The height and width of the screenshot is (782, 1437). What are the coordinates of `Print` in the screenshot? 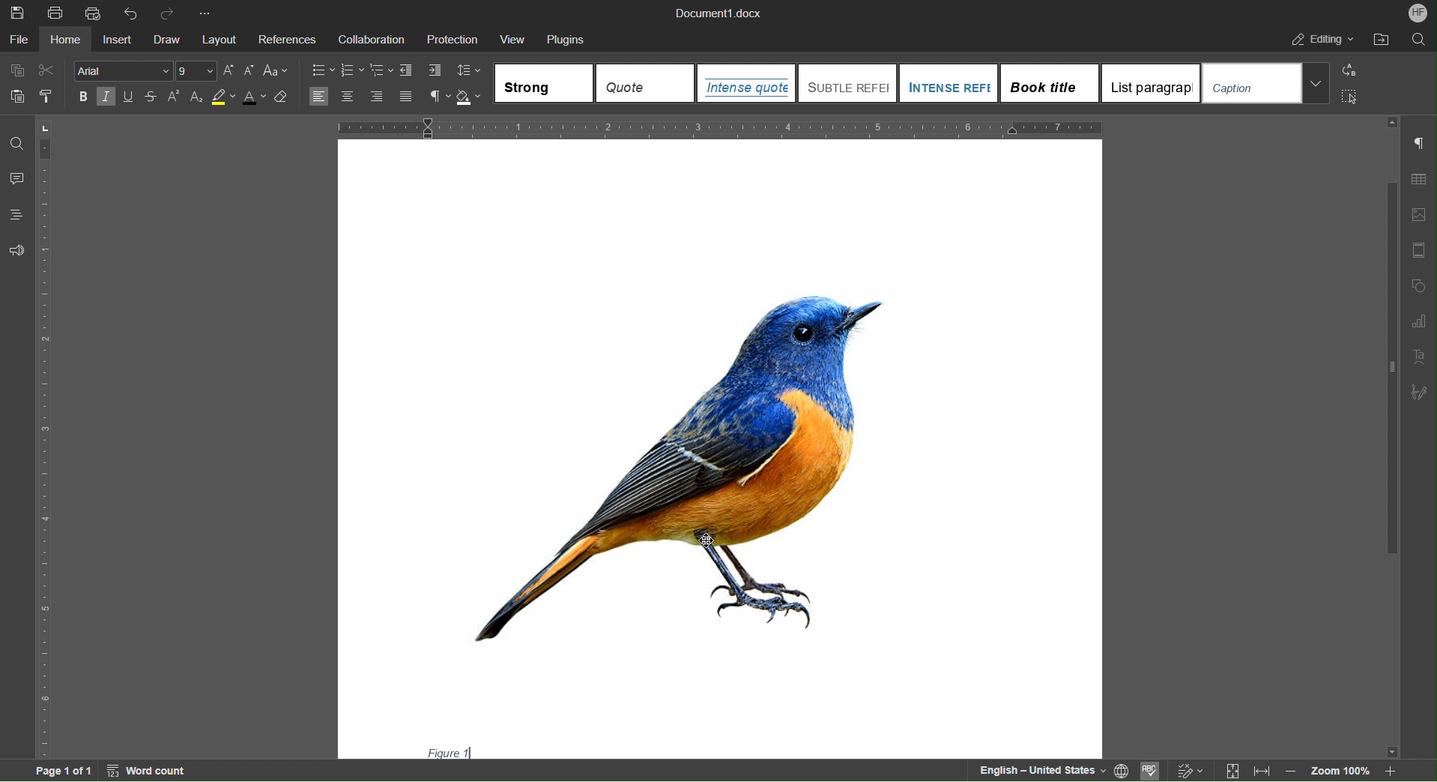 It's located at (55, 12).